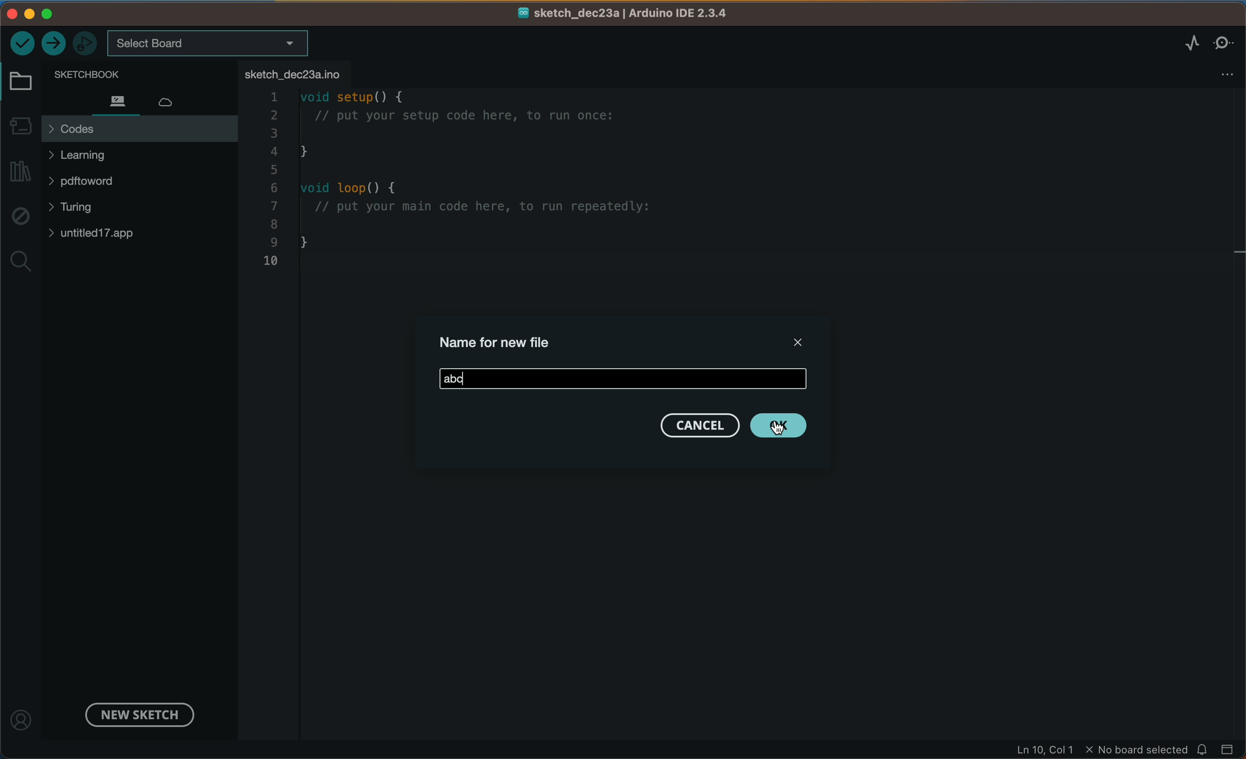 This screenshot has width=1246, height=759. I want to click on board selecter, so click(209, 44).